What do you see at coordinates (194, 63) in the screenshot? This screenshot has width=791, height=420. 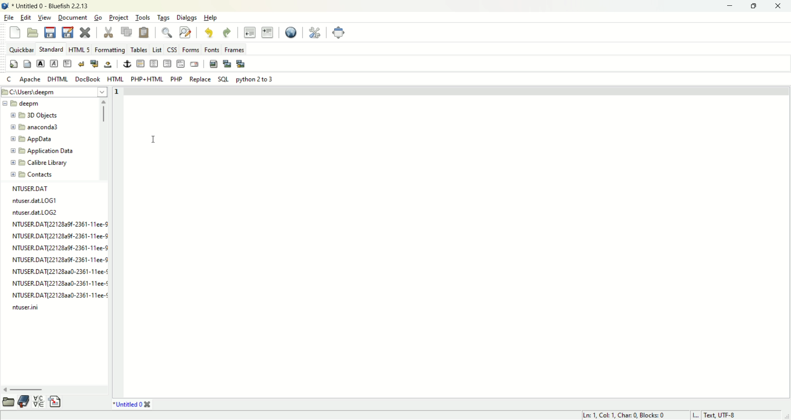 I see `email` at bounding box center [194, 63].